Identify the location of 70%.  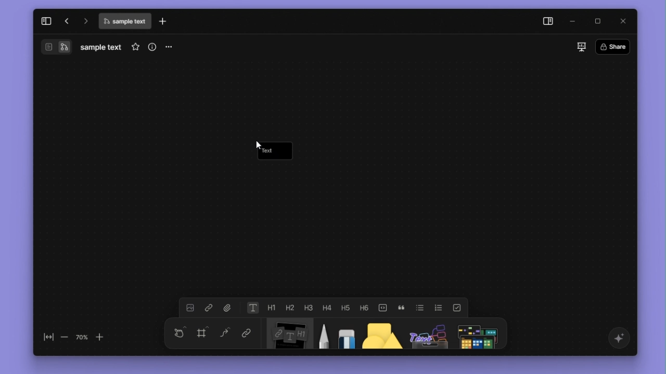
(82, 337).